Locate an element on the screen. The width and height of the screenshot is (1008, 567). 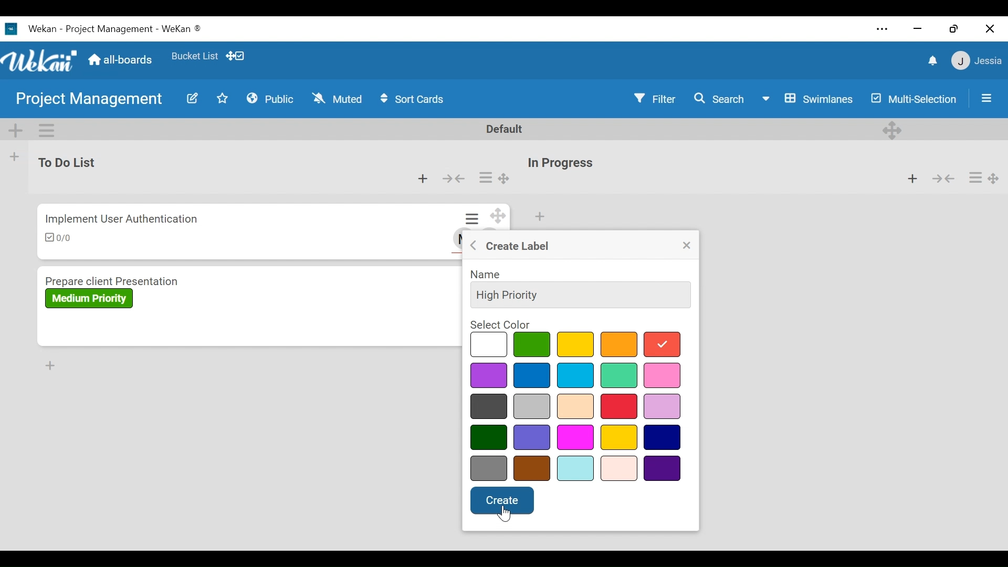
select color is located at coordinates (507, 324).